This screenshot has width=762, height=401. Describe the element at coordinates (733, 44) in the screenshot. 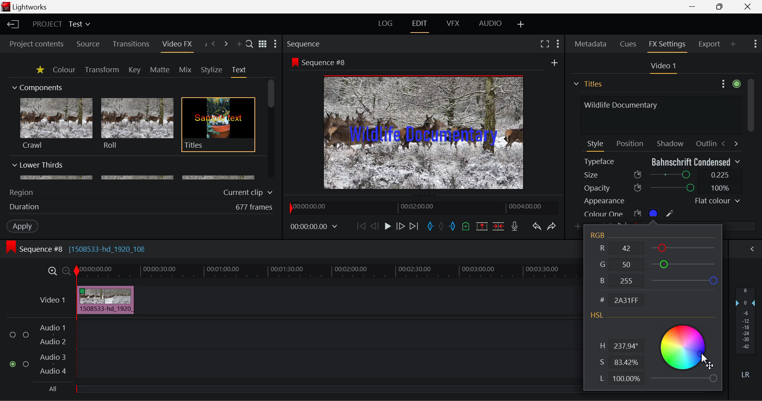

I see `Add Panel` at that location.